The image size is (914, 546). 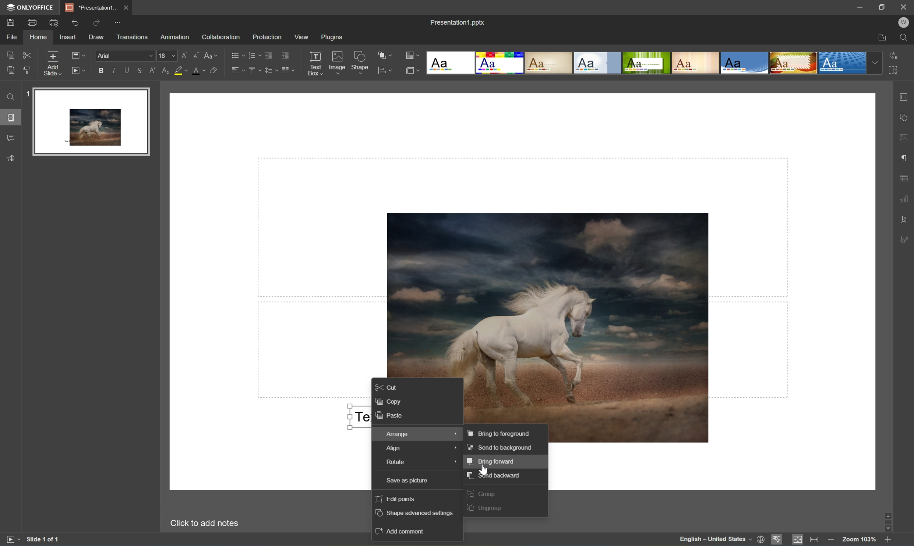 I want to click on Draw, so click(x=98, y=38).